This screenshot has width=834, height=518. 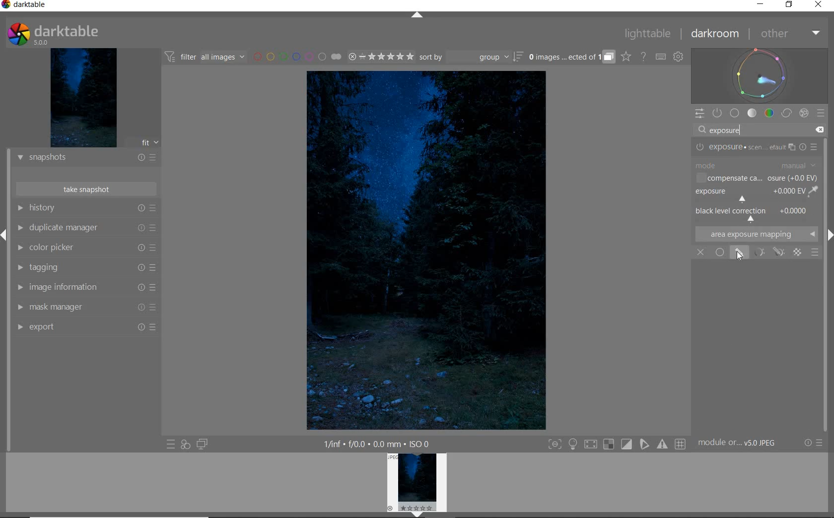 I want to click on PRESETS, so click(x=822, y=112).